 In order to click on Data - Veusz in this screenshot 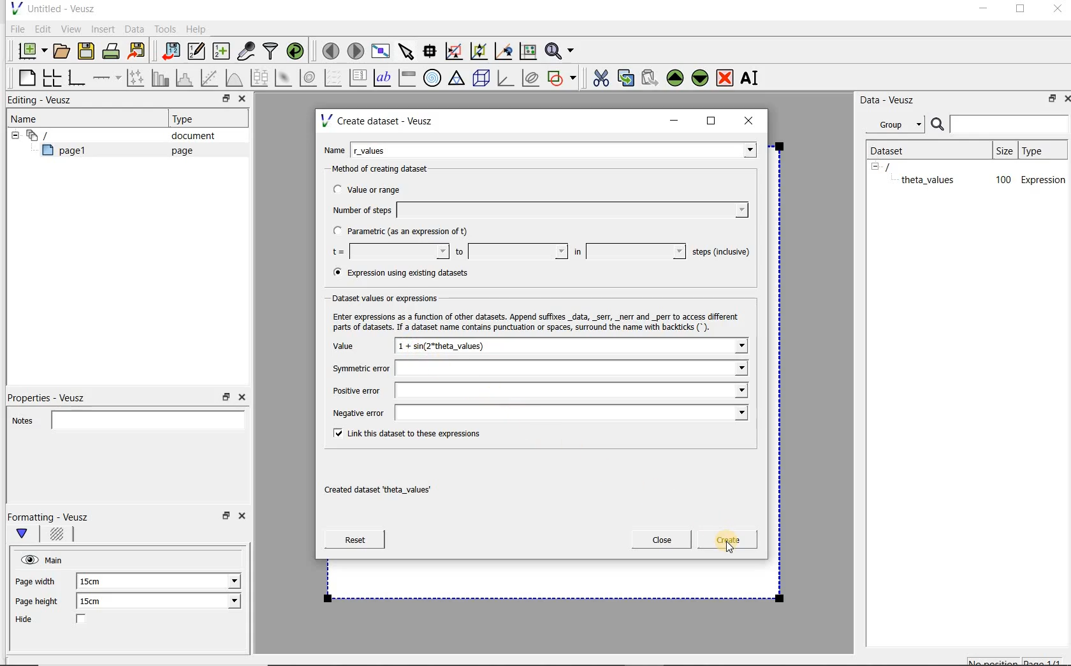, I will do `click(892, 100)`.